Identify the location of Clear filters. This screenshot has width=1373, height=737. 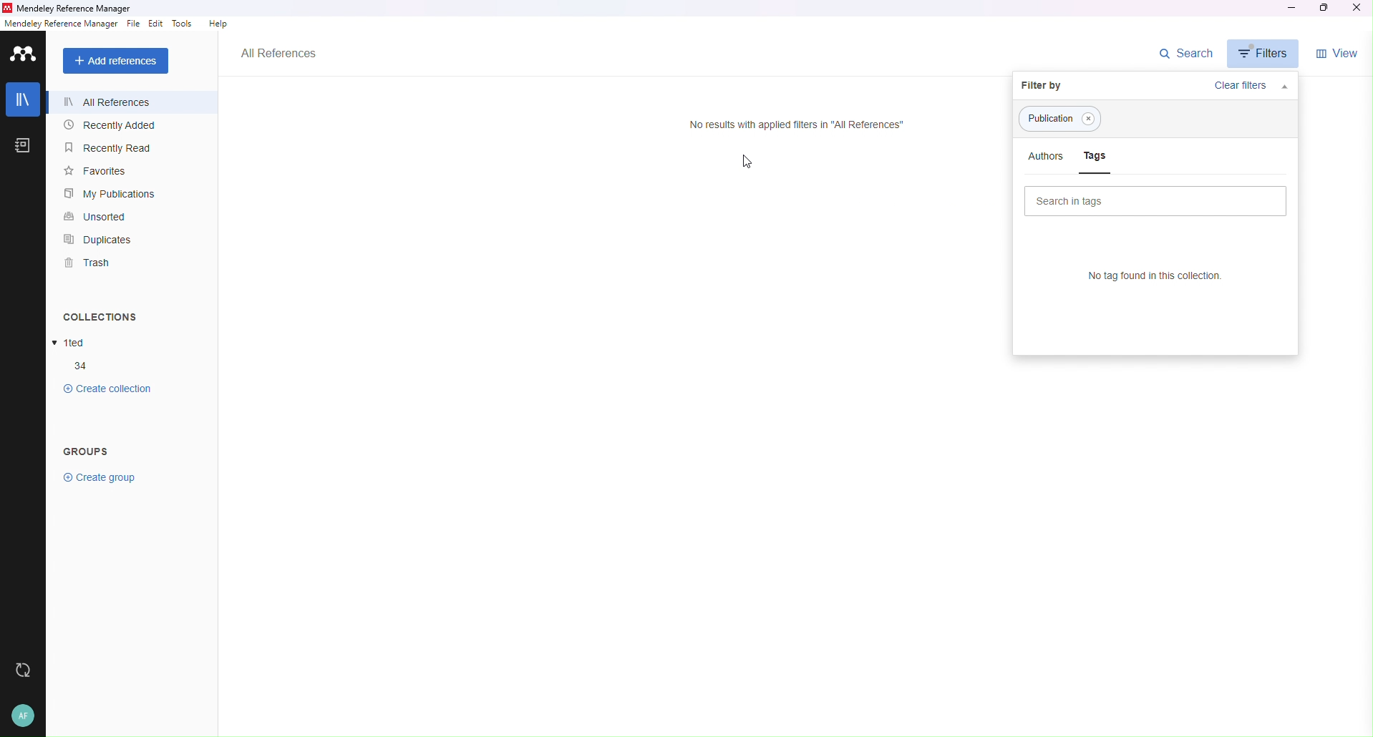
(1224, 84).